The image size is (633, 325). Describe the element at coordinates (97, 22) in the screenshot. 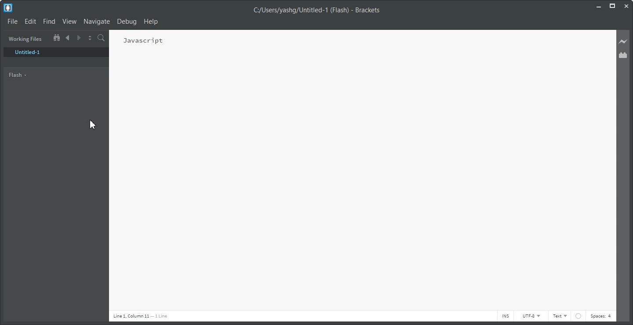

I see `Navigate` at that location.